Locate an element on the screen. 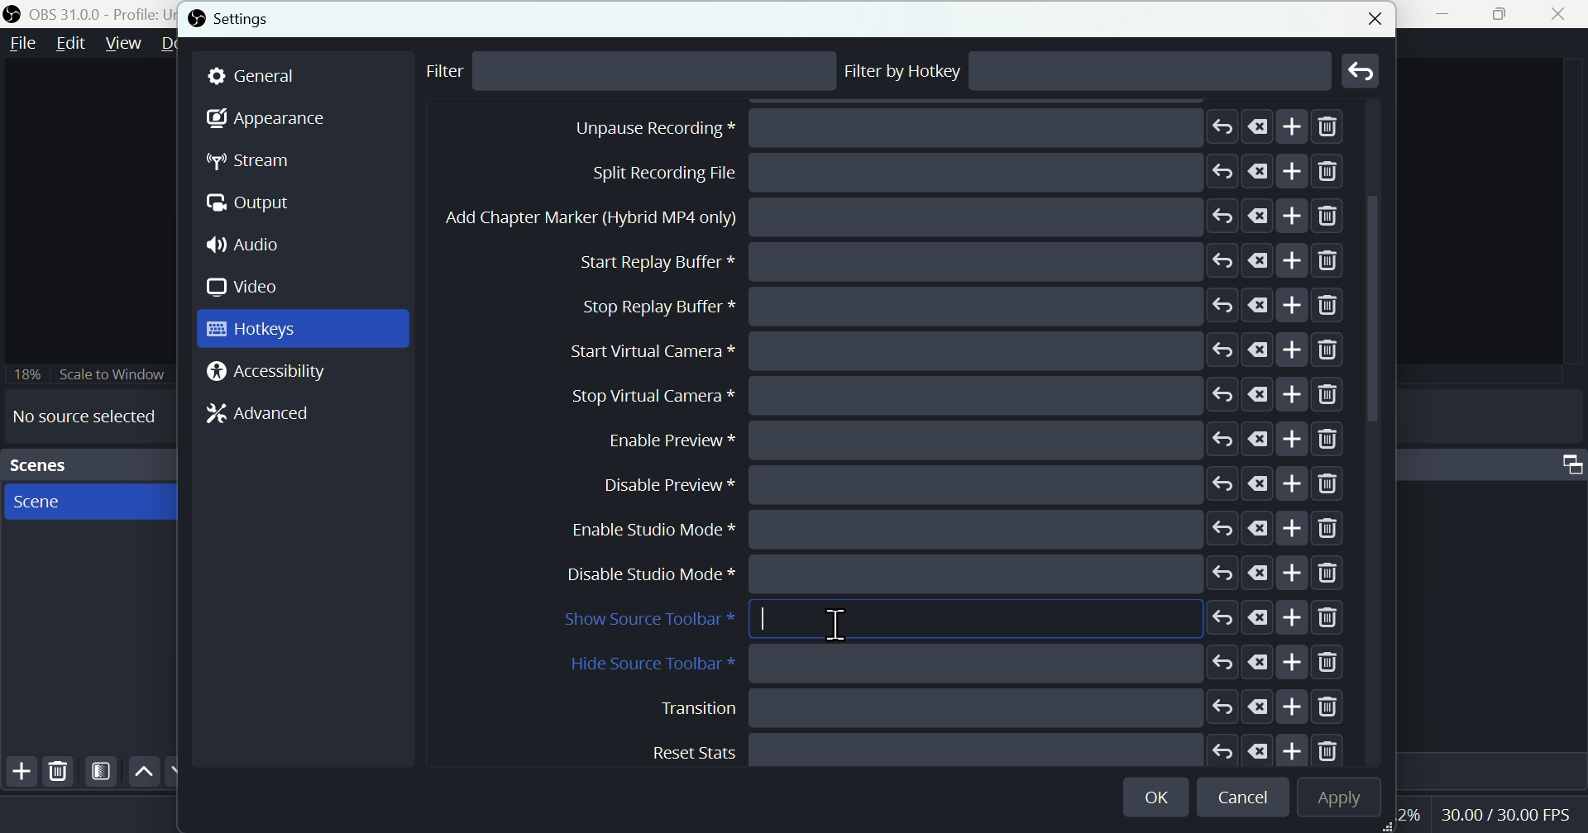  Audio mixer is located at coordinates (1568, 460).